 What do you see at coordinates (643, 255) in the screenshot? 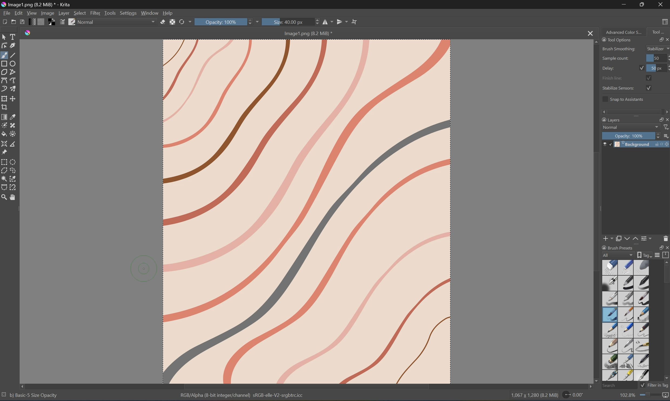
I see `Show the tag box options` at bounding box center [643, 255].